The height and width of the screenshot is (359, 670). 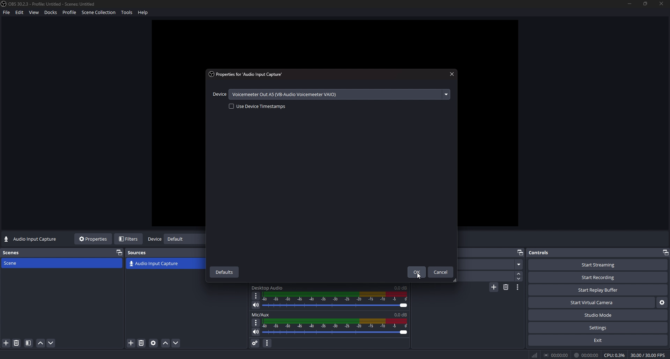 I want to click on minimise, so click(x=664, y=251).